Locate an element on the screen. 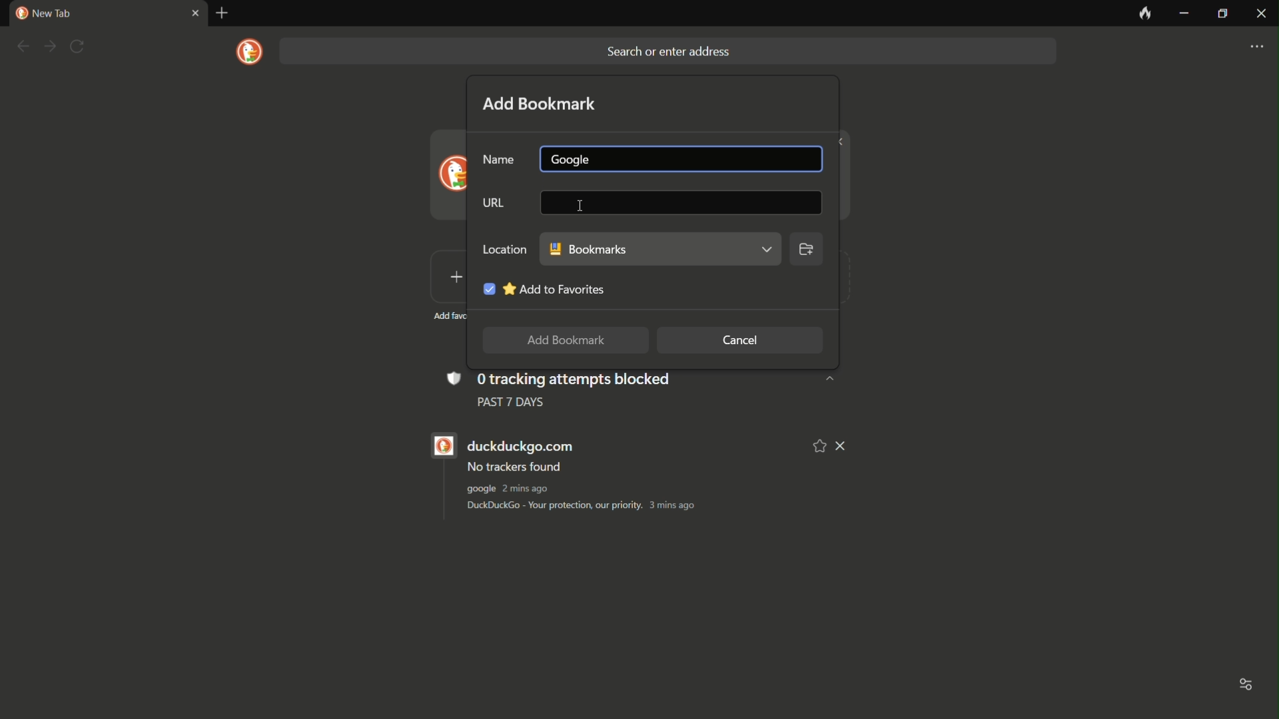 Image resolution: width=1279 pixels, height=719 pixels. minimize is located at coordinates (1184, 14).